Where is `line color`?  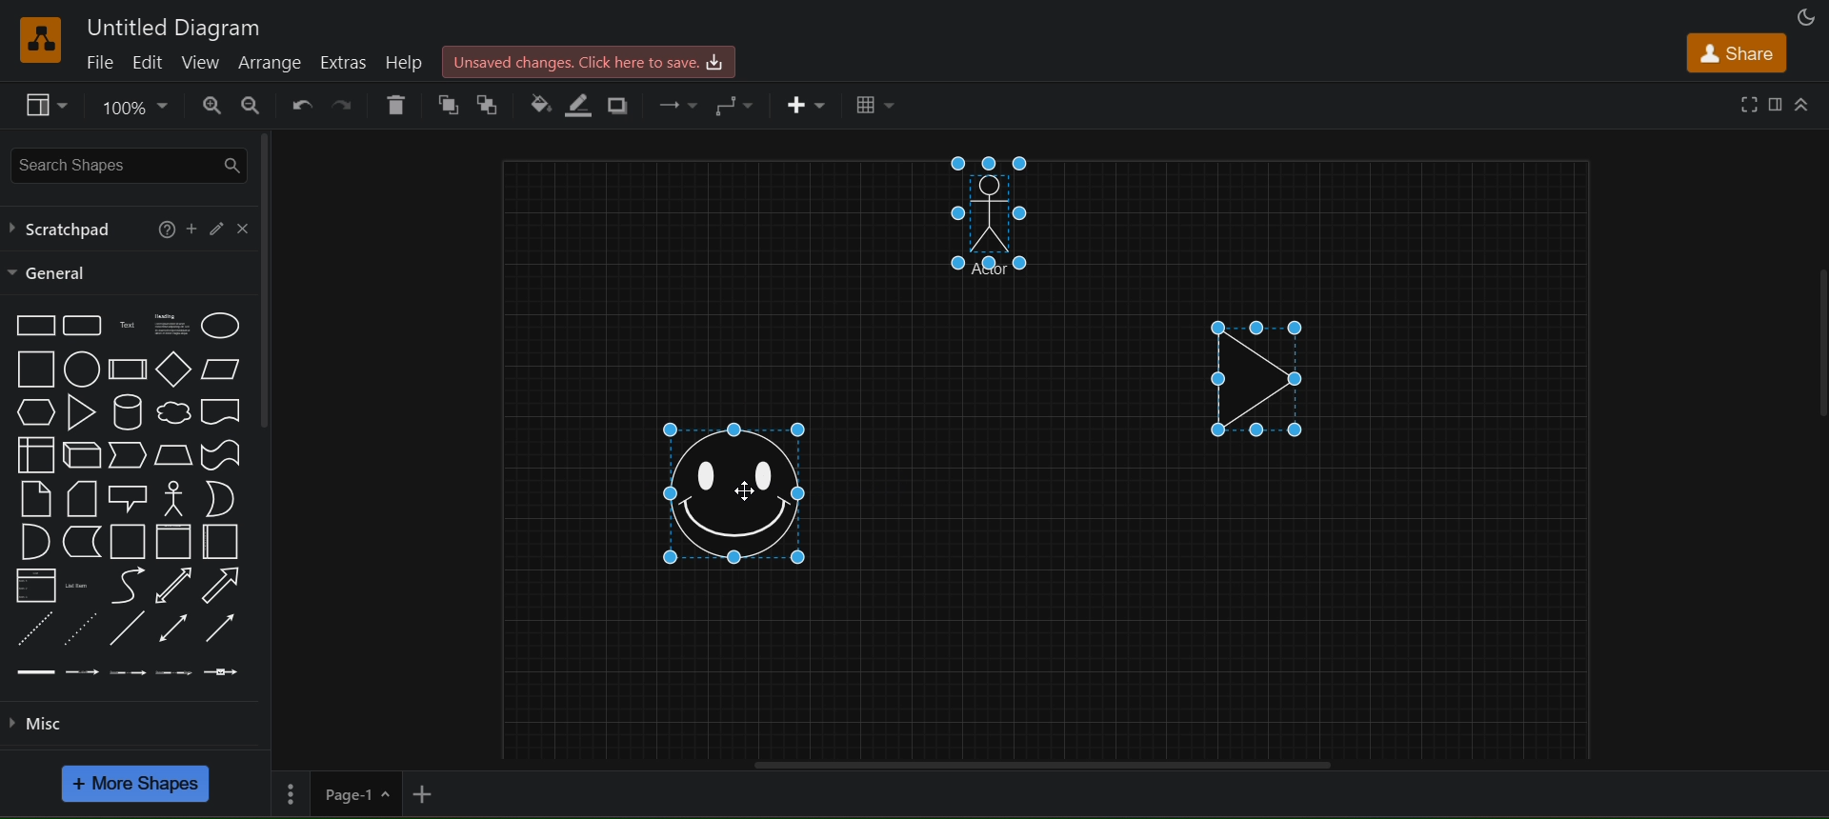
line color is located at coordinates (584, 106).